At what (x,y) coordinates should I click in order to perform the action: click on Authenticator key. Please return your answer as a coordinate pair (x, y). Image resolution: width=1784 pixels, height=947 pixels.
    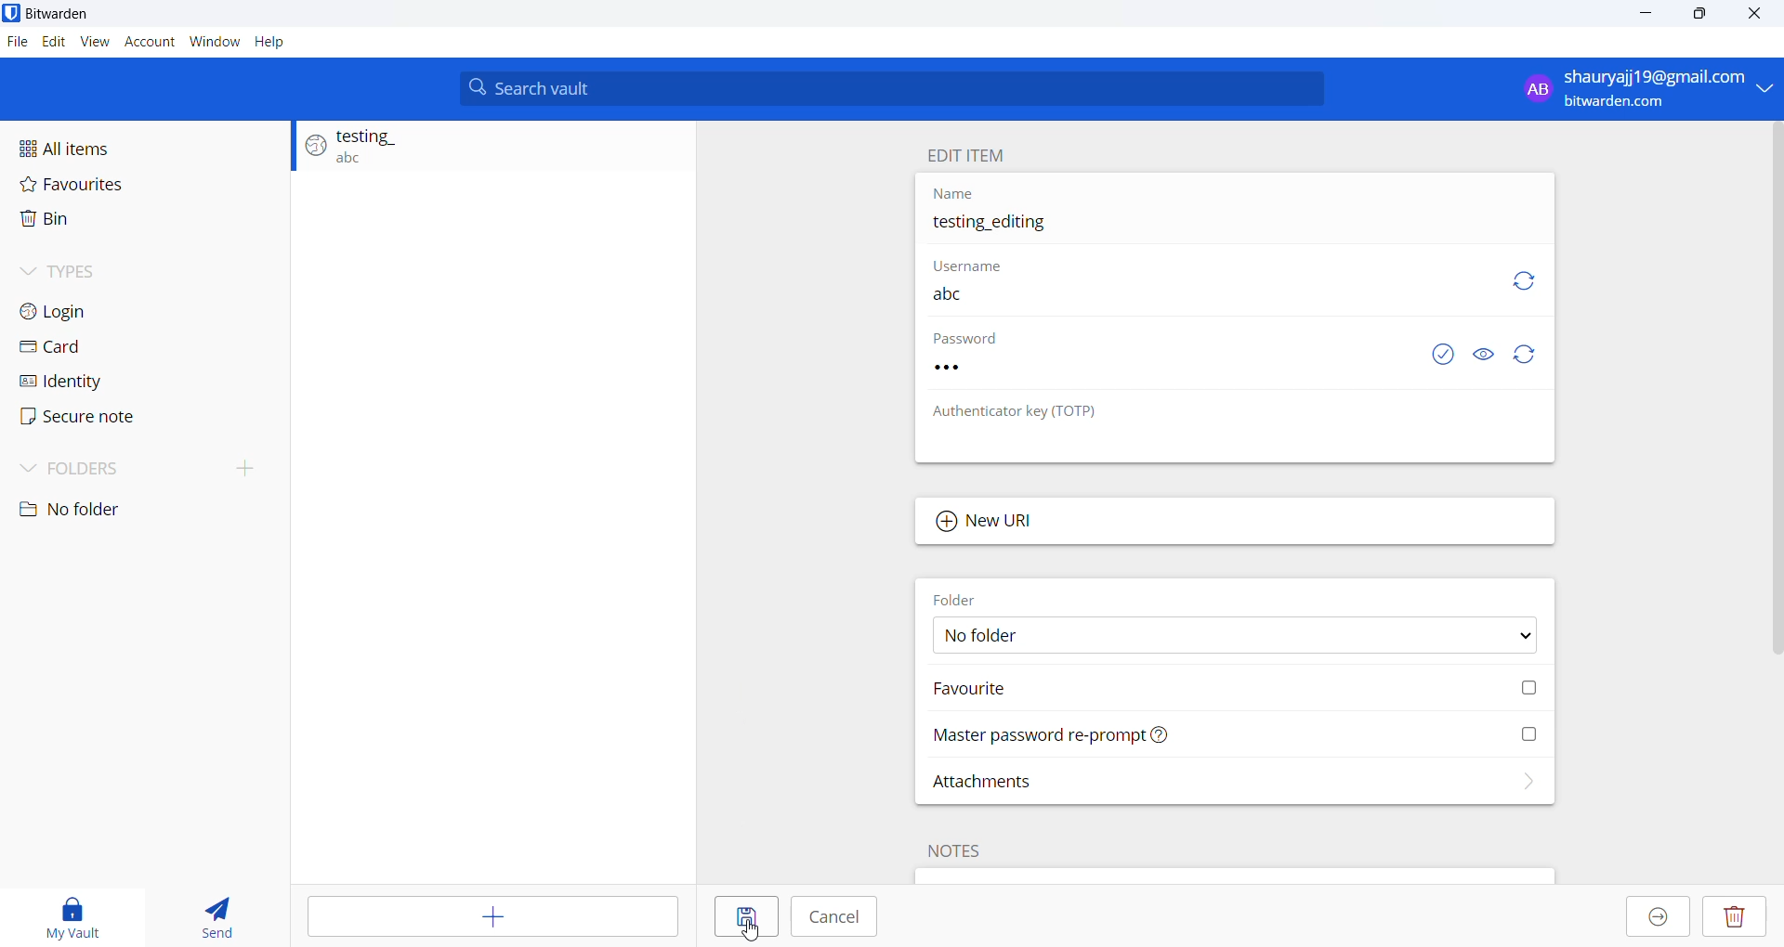
    Looking at the image, I should click on (1012, 413).